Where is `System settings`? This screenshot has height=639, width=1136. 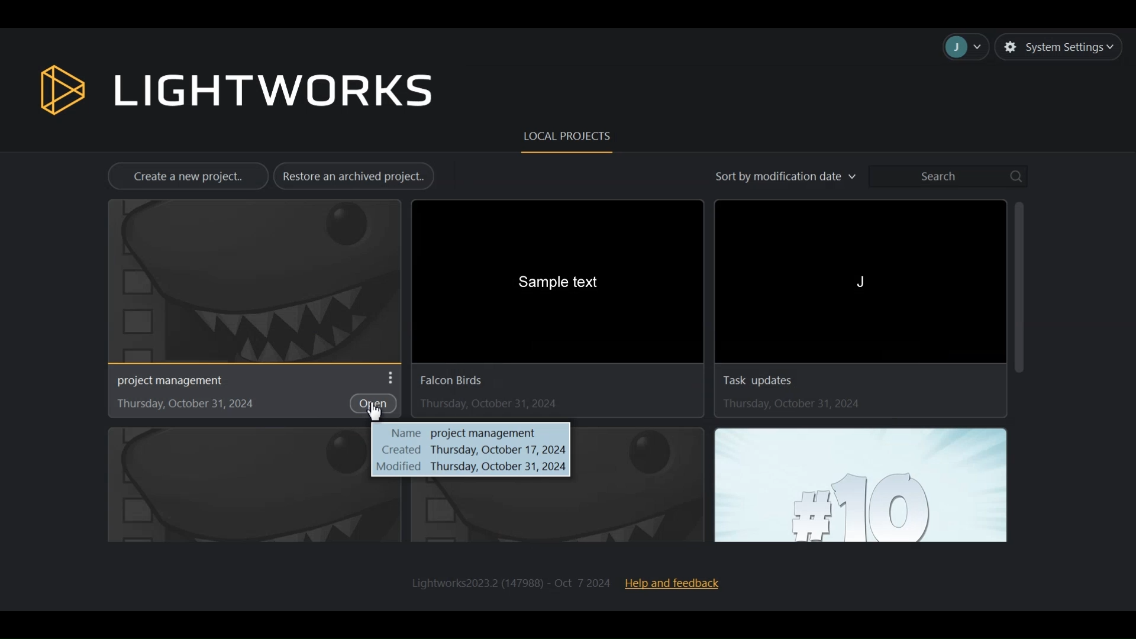
System settings is located at coordinates (1060, 45).